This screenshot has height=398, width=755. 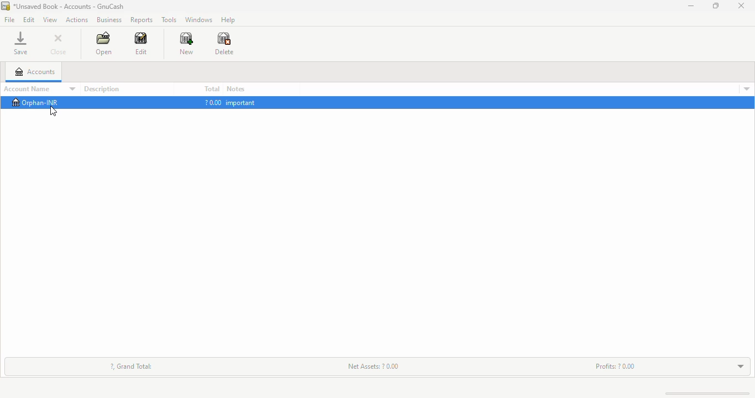 I want to click on account name, so click(x=40, y=89).